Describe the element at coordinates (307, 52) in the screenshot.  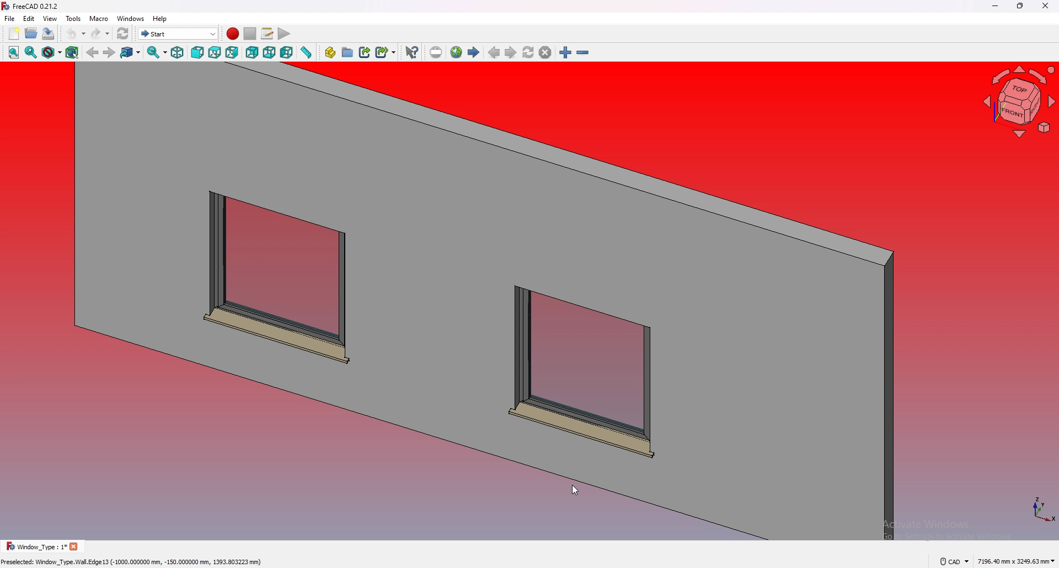
I see `measure distance` at that location.